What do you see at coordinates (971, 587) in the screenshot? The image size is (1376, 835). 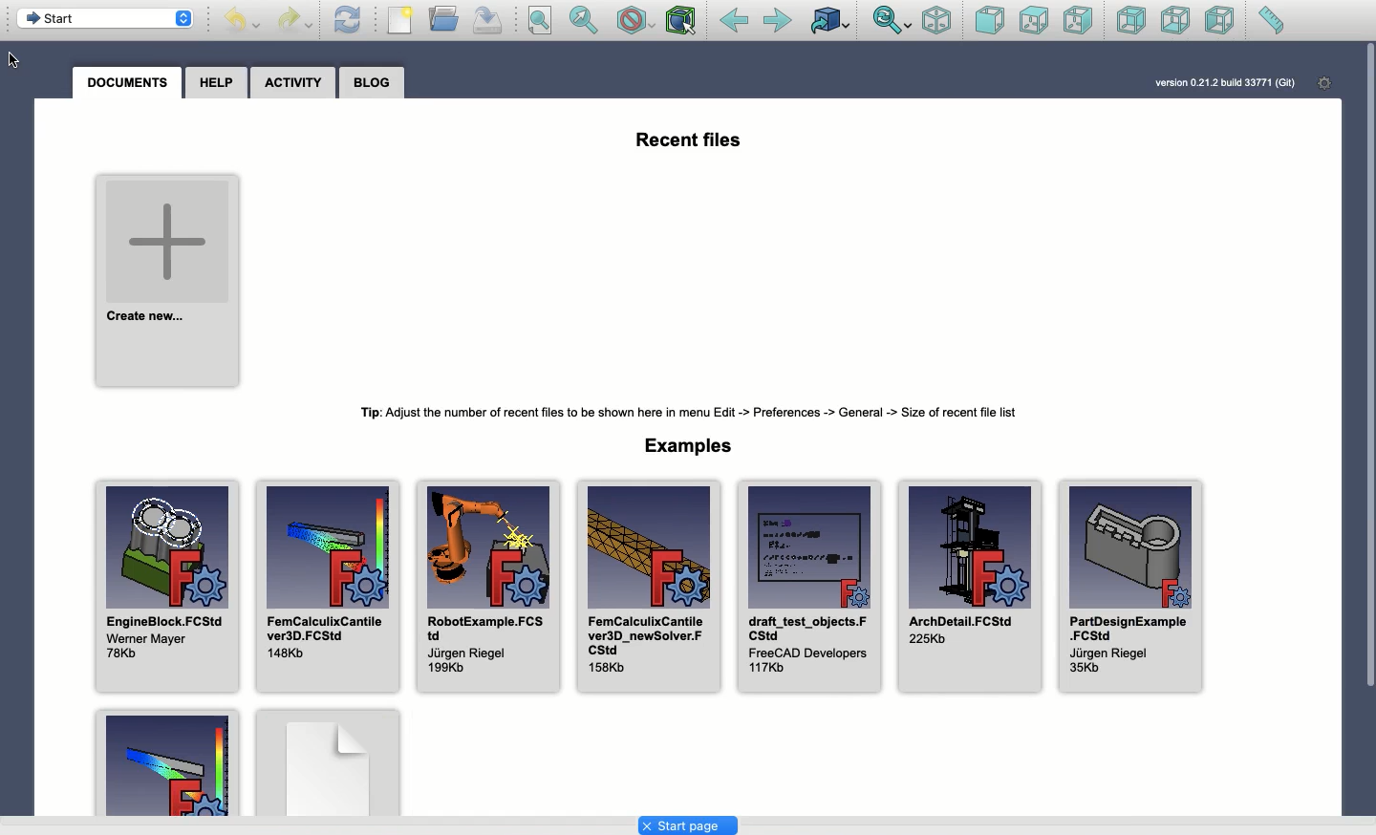 I see `ArchDetail.FCStd` at bounding box center [971, 587].